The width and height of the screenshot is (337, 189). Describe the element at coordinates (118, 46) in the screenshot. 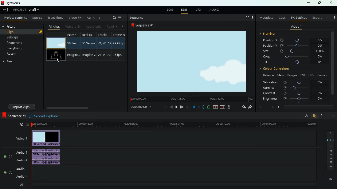

I see `frame` at that location.